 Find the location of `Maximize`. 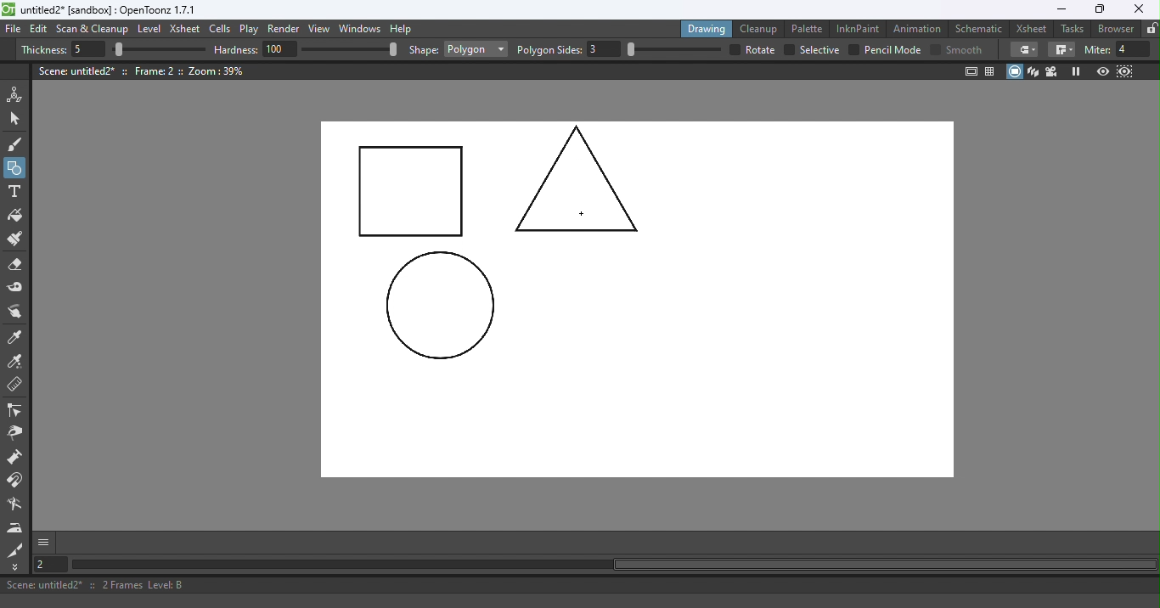

Maximize is located at coordinates (1097, 10).